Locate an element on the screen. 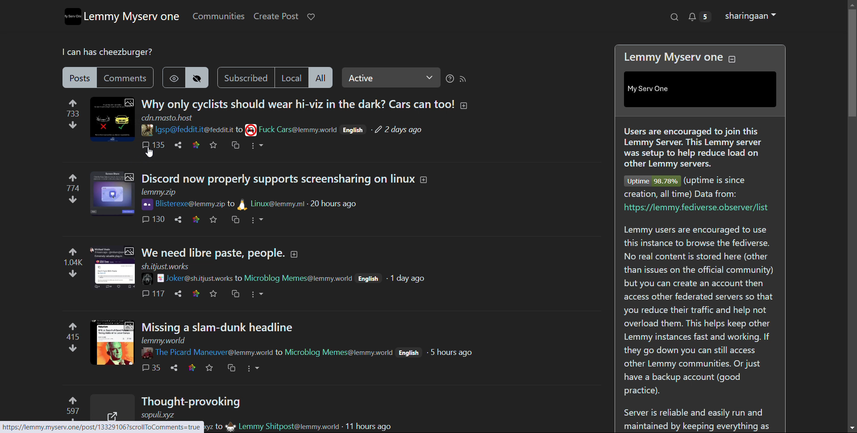 The image size is (857, 433). communities is located at coordinates (218, 16).